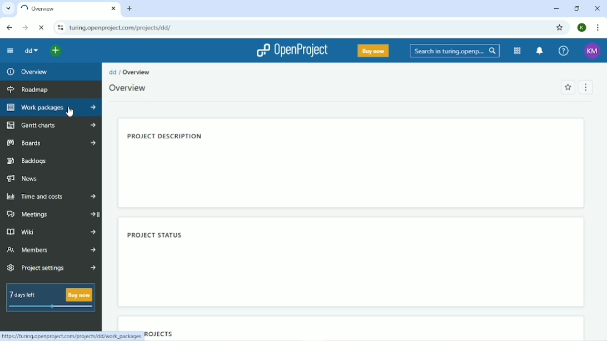 The height and width of the screenshot is (341, 607). What do you see at coordinates (372, 51) in the screenshot?
I see `Buy now` at bounding box center [372, 51].